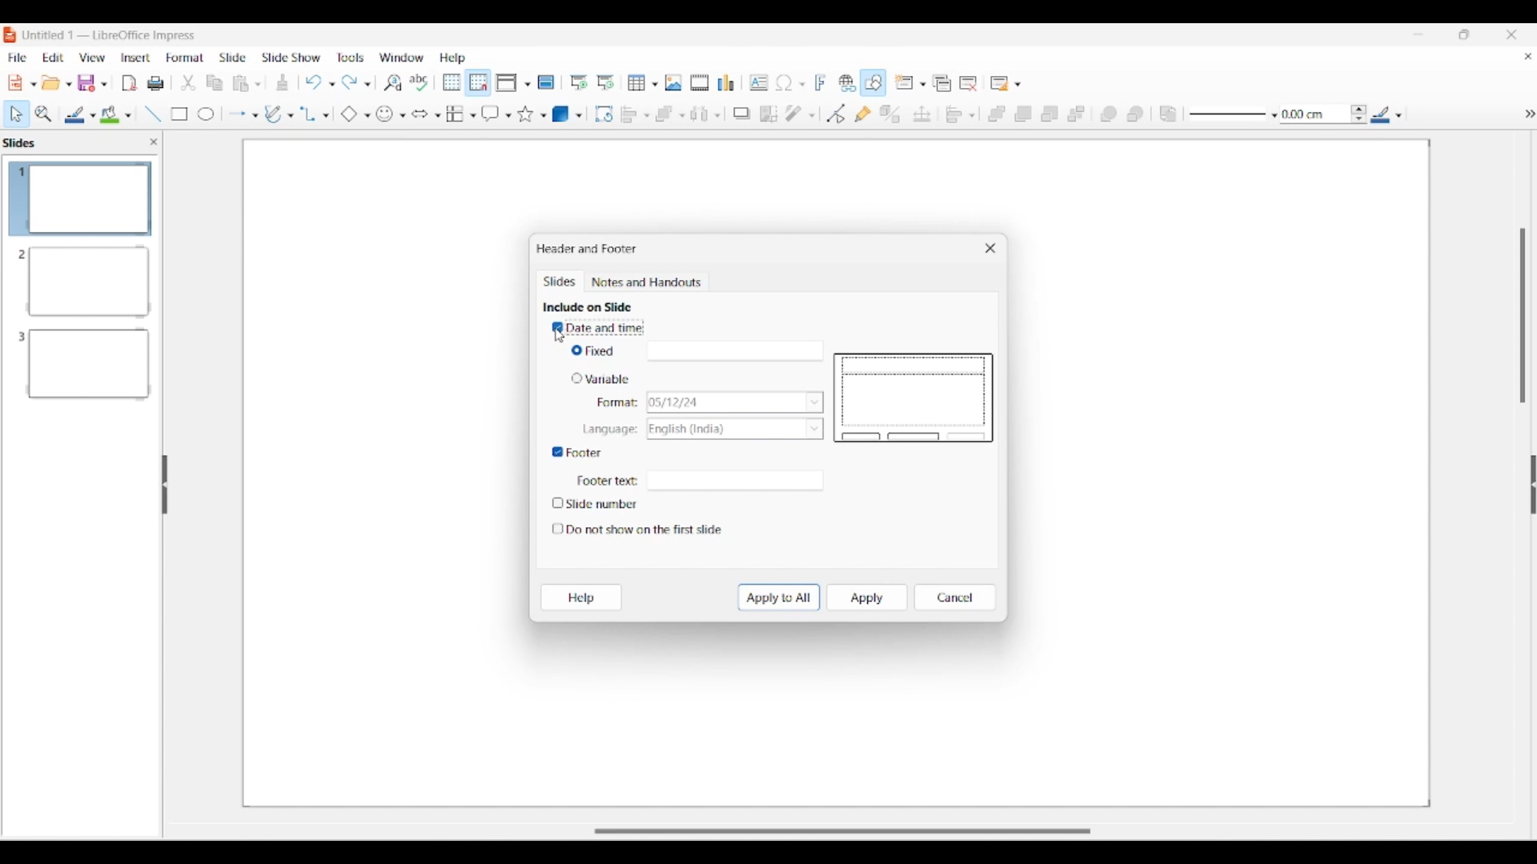 This screenshot has width=1537, height=864. Describe the element at coordinates (496, 114) in the screenshot. I see `Callout shape options` at that location.